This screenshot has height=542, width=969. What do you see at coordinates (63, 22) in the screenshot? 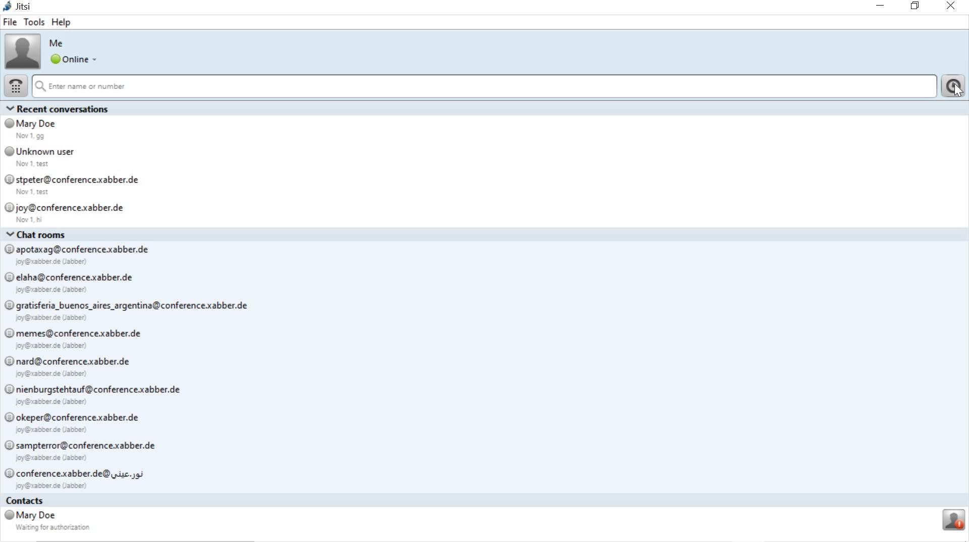
I see `help` at bounding box center [63, 22].